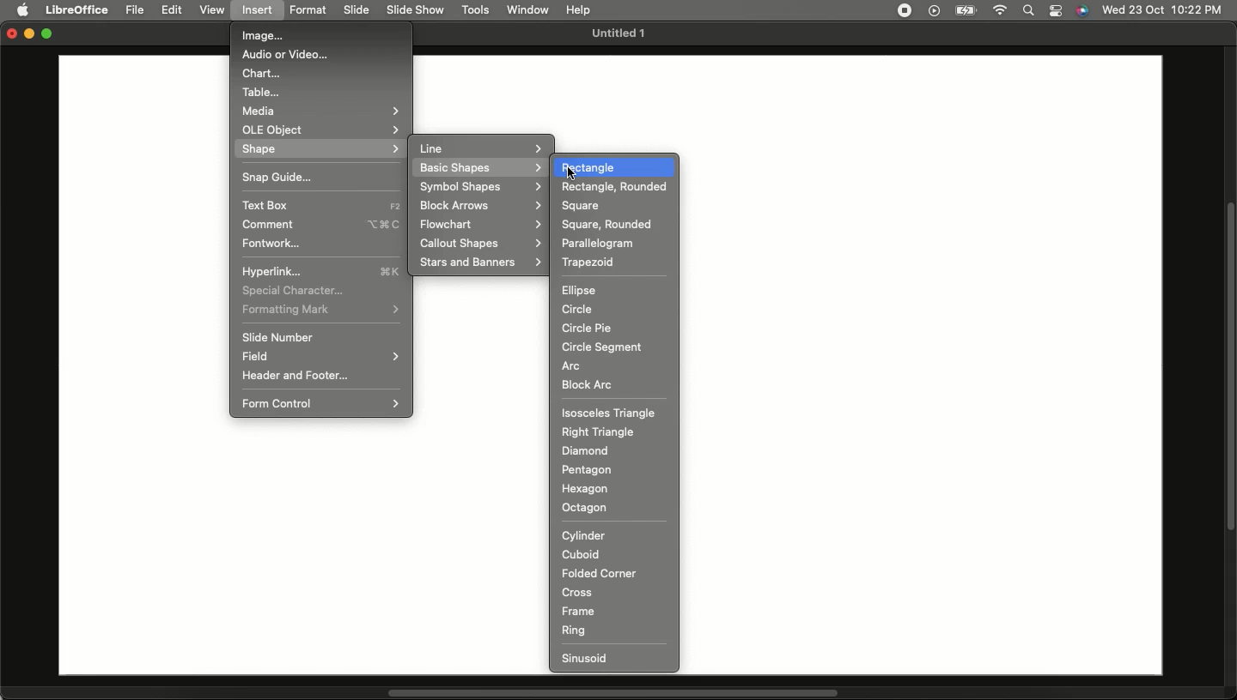 Image resolution: width=1237 pixels, height=700 pixels. Describe the element at coordinates (588, 450) in the screenshot. I see `Diamond` at that location.